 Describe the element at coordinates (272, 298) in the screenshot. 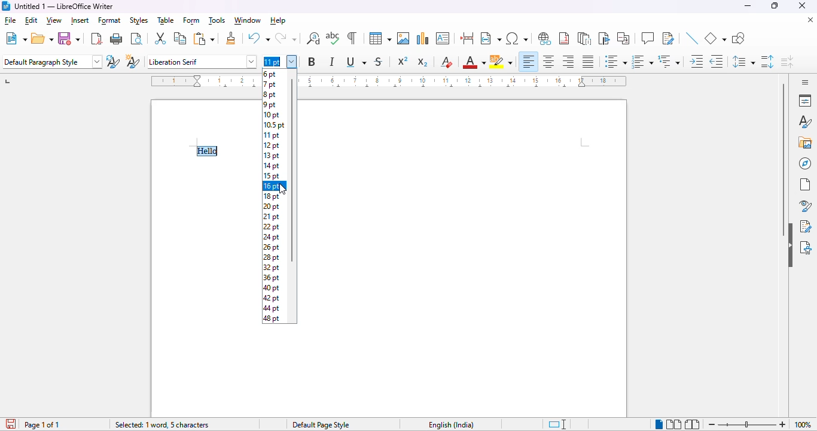

I see `42 pt` at that location.